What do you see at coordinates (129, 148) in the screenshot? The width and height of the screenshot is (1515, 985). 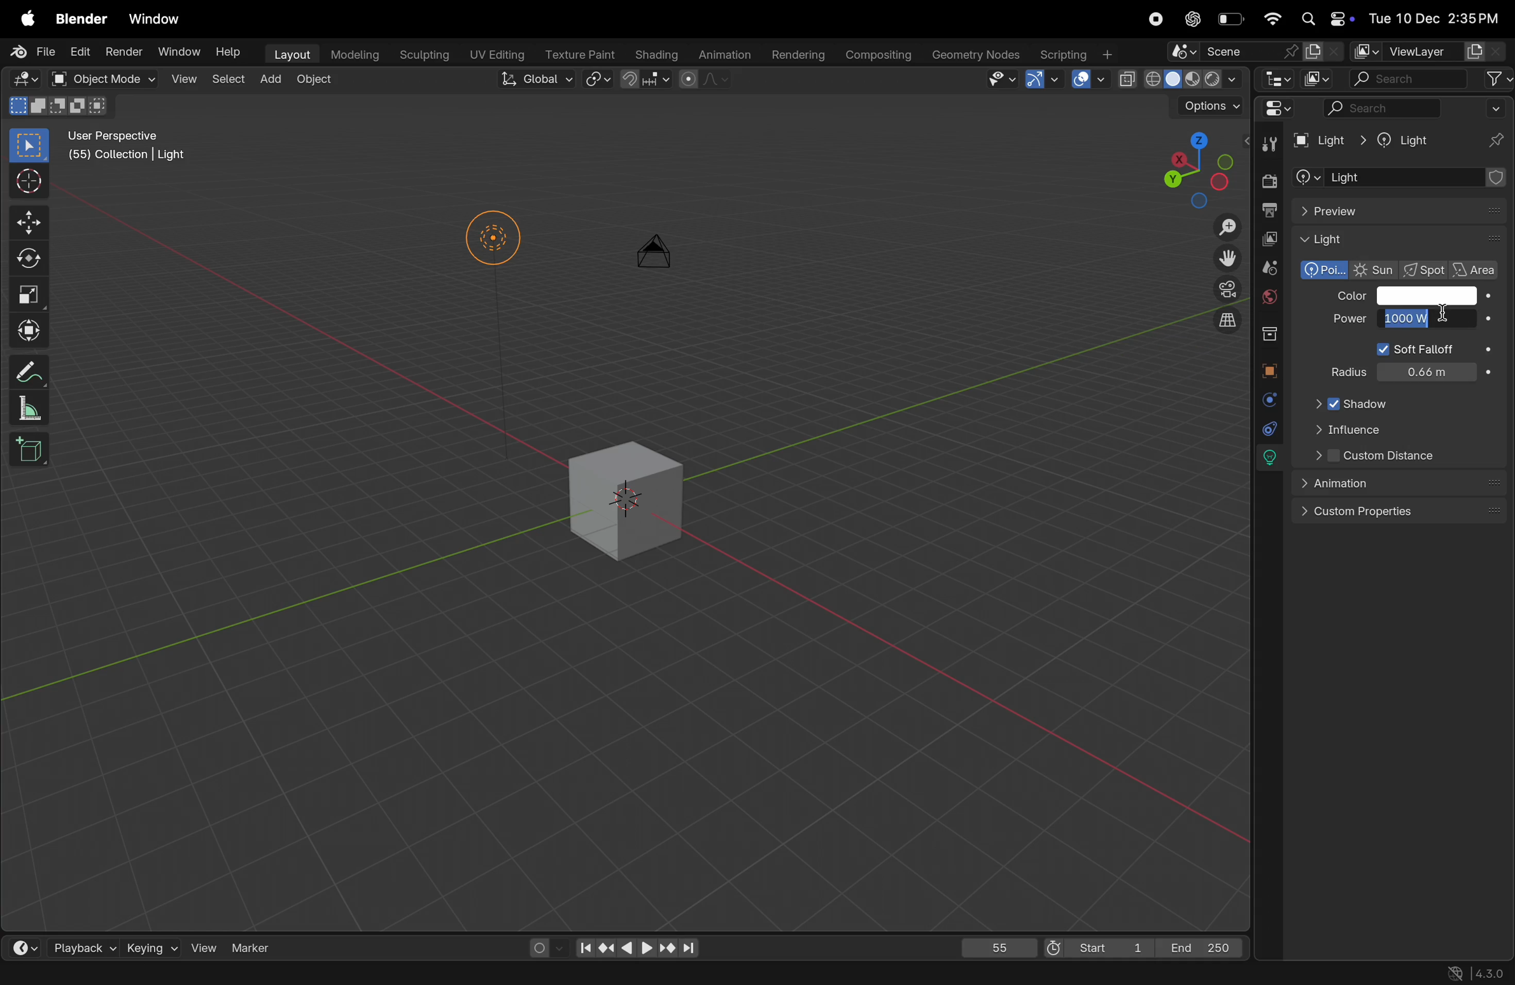 I see `User perspective` at bounding box center [129, 148].